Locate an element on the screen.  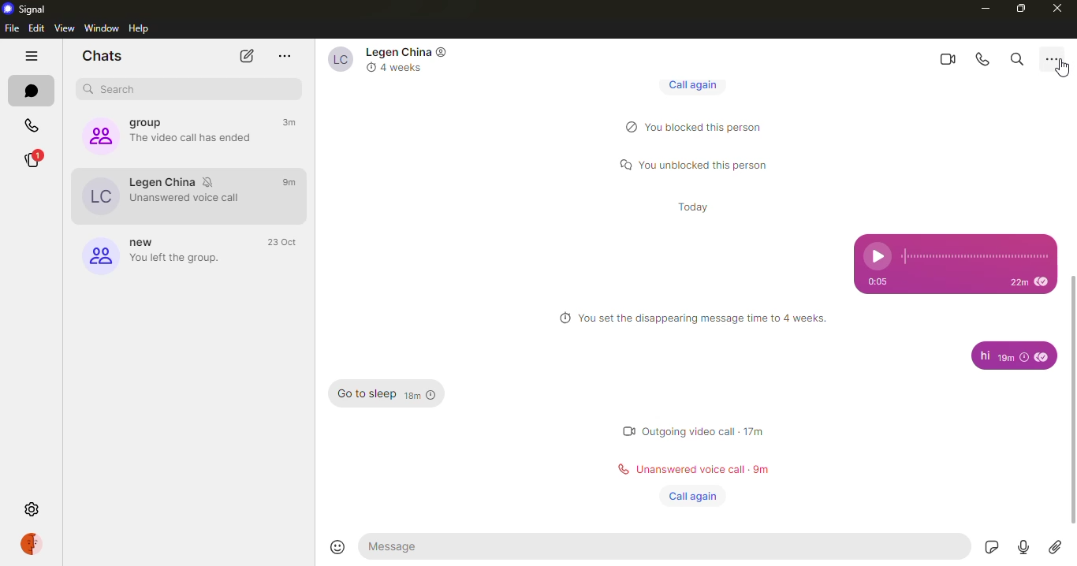
attach is located at coordinates (1056, 546).